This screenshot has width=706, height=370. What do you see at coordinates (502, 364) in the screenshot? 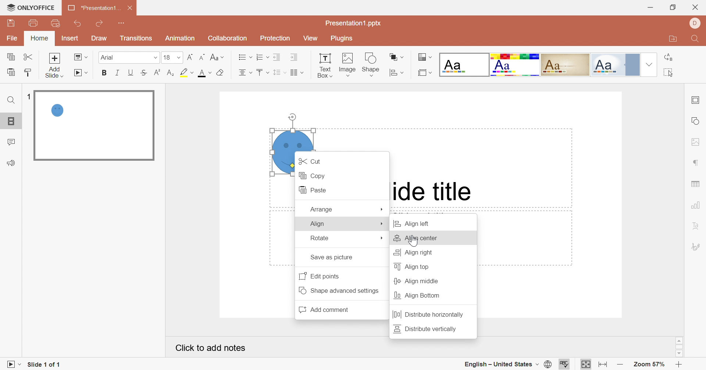
I see `English - United States` at bounding box center [502, 364].